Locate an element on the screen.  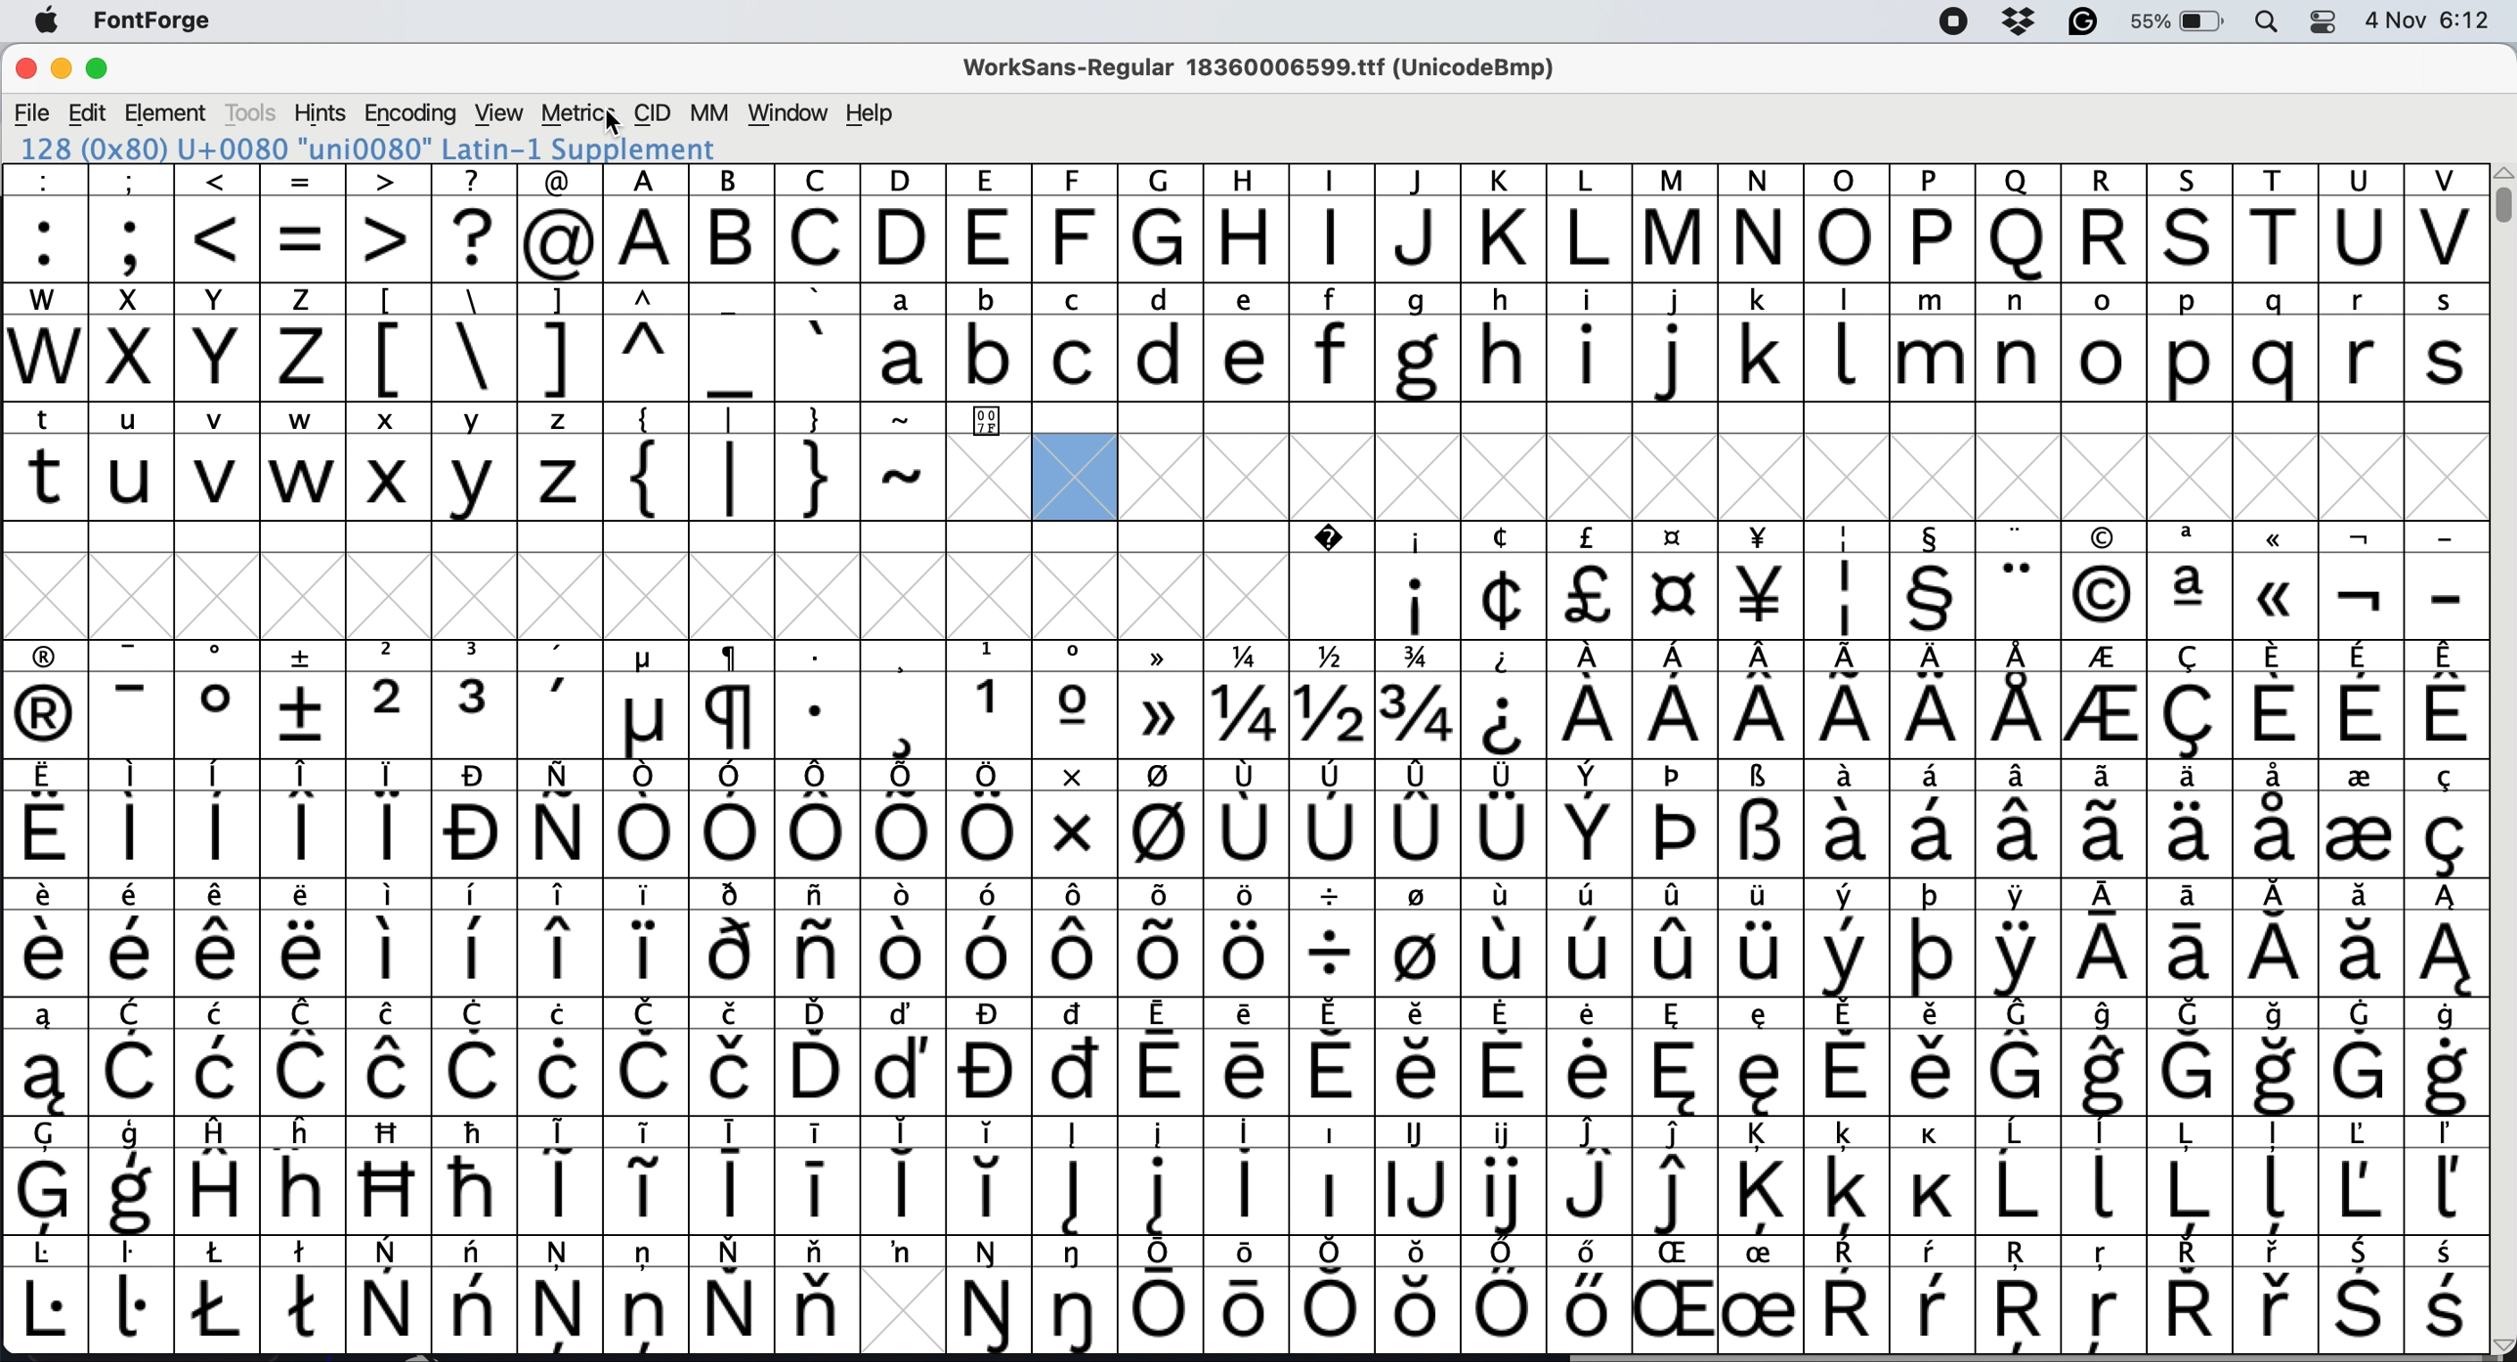
special characters is located at coordinates (1249, 1071).